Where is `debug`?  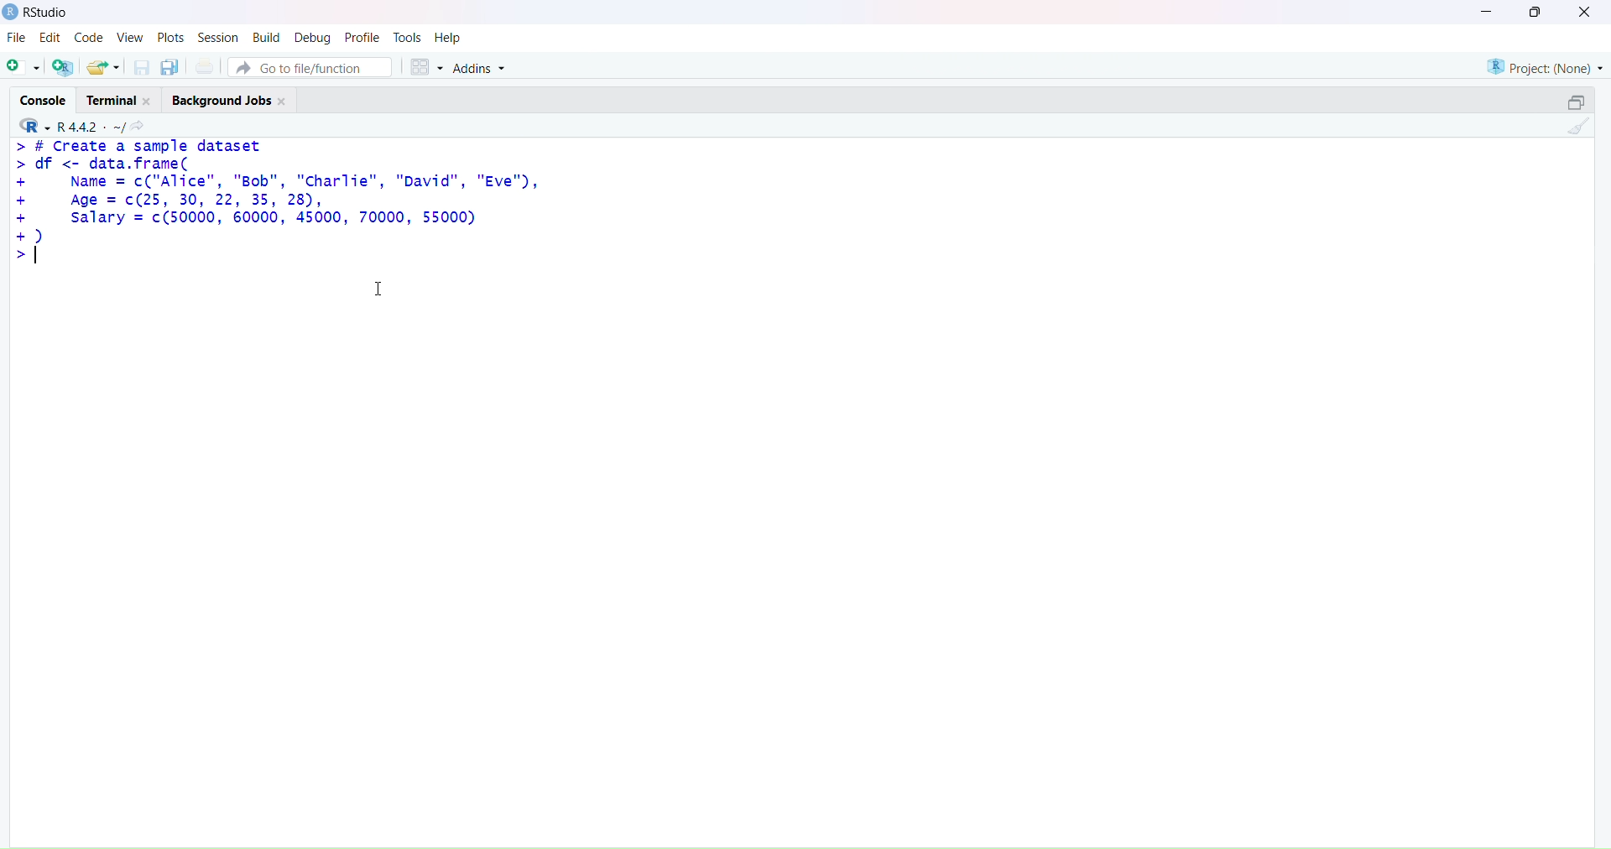 debug is located at coordinates (311, 38).